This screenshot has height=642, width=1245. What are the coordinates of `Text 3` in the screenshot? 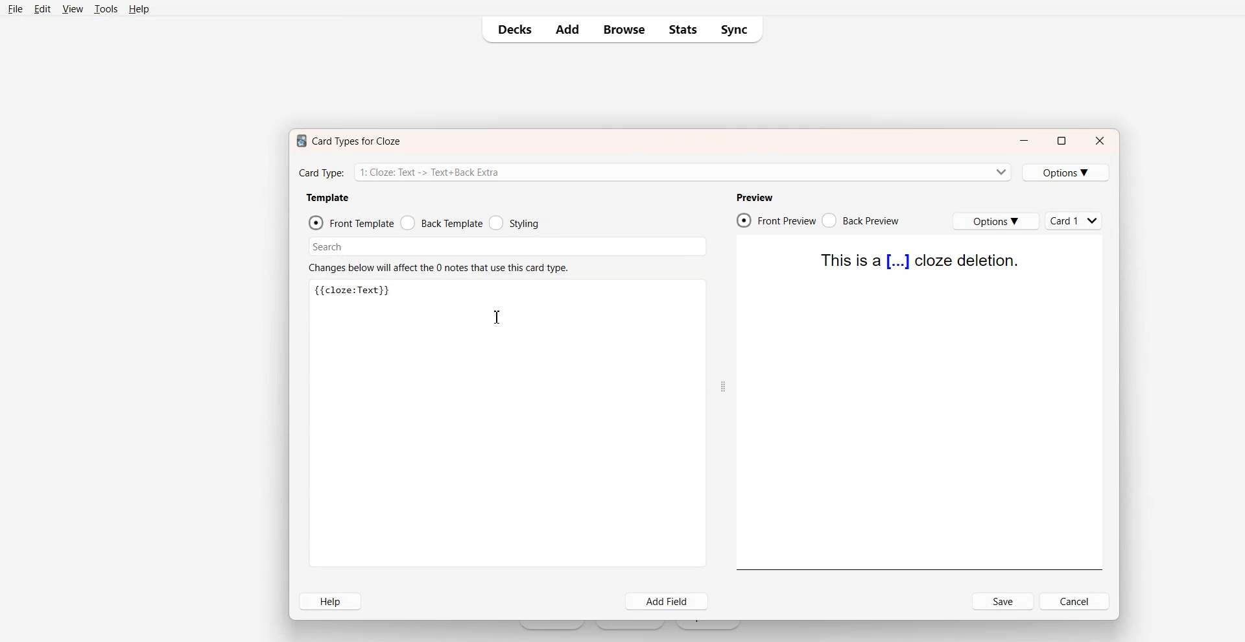 It's located at (354, 291).